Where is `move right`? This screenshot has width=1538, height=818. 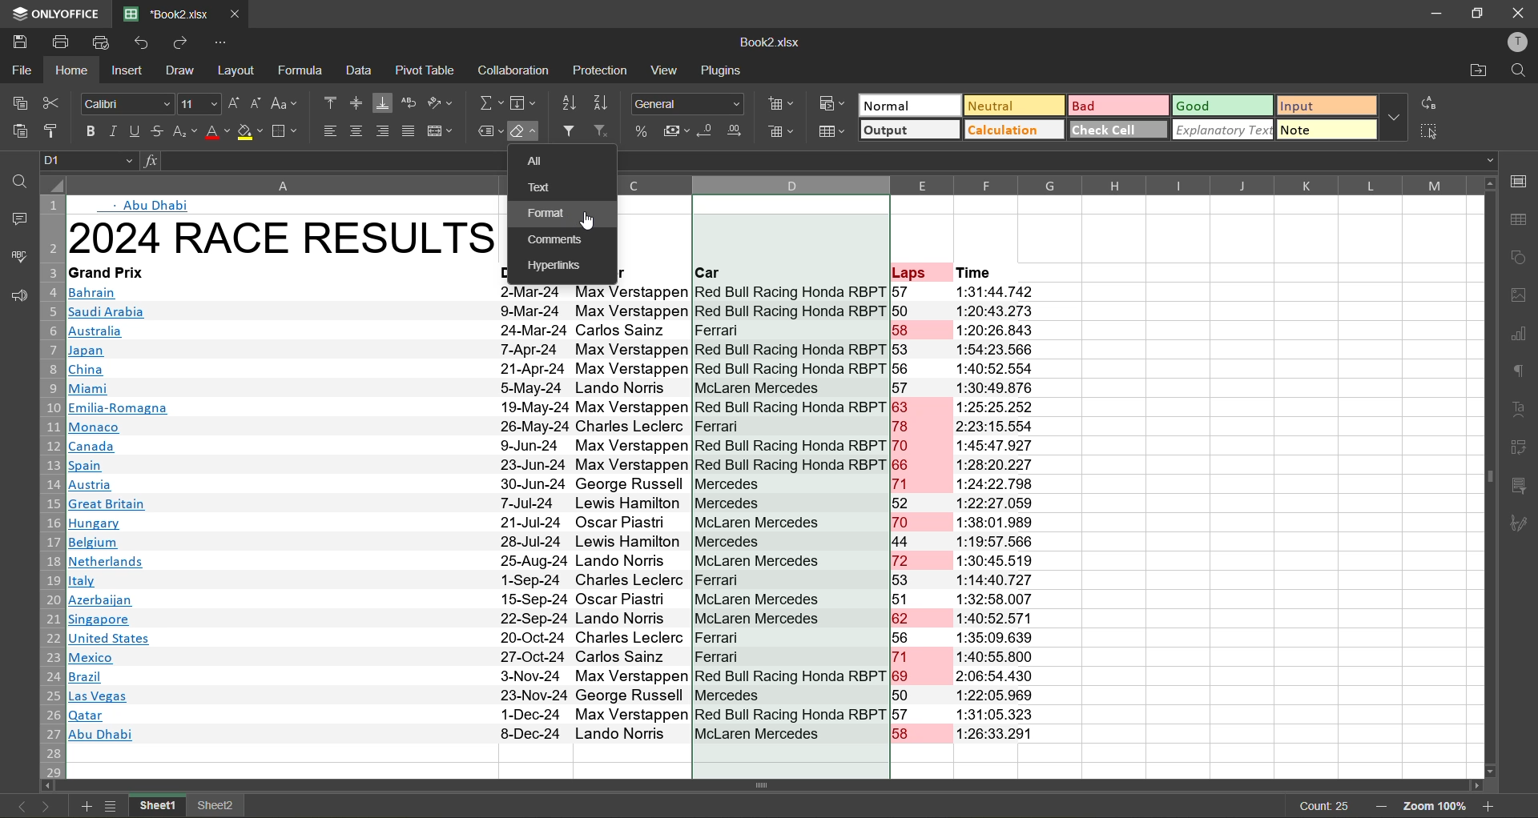 move right is located at coordinates (1472, 785).